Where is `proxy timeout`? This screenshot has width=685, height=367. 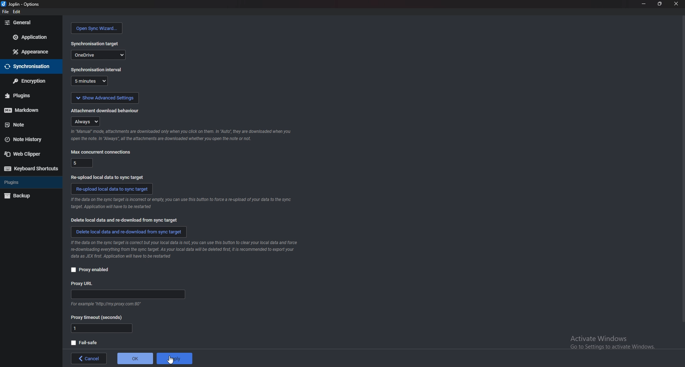
proxy timeout is located at coordinates (97, 317).